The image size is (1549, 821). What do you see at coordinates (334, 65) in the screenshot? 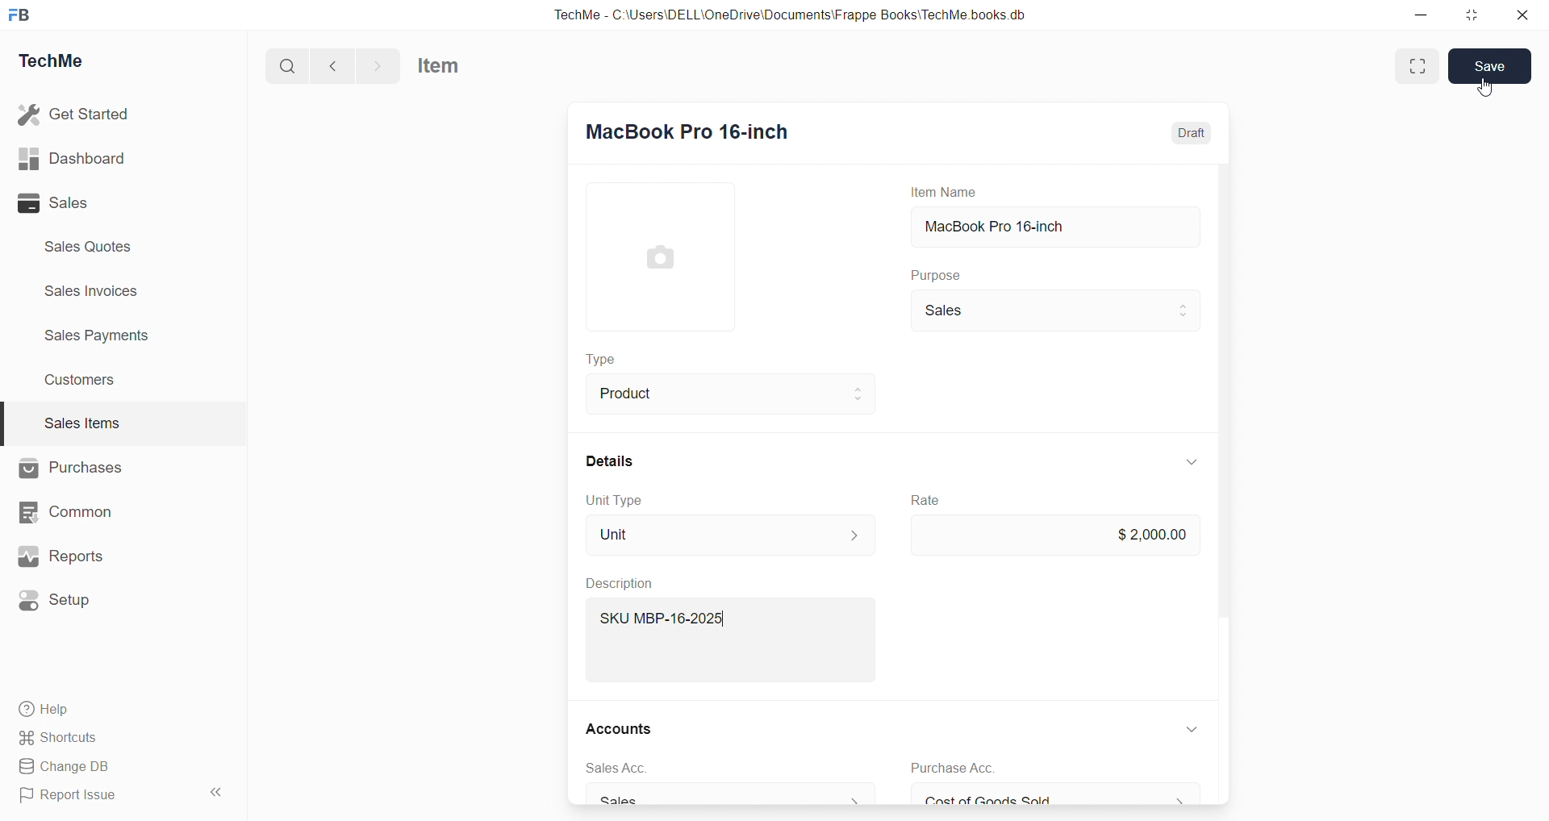
I see `back` at bounding box center [334, 65].